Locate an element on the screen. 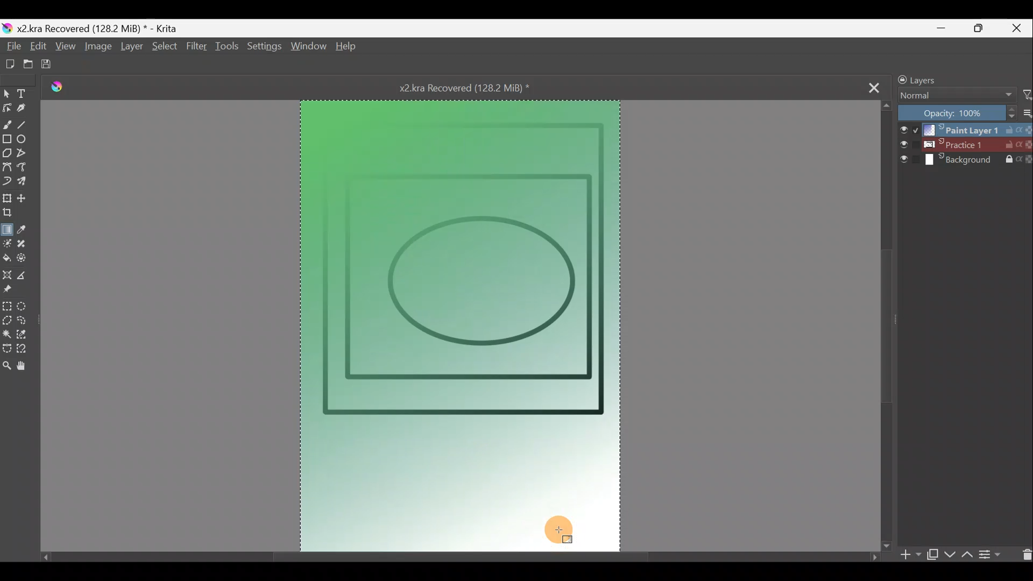 This screenshot has width=1033, height=581. Filter is located at coordinates (196, 52).